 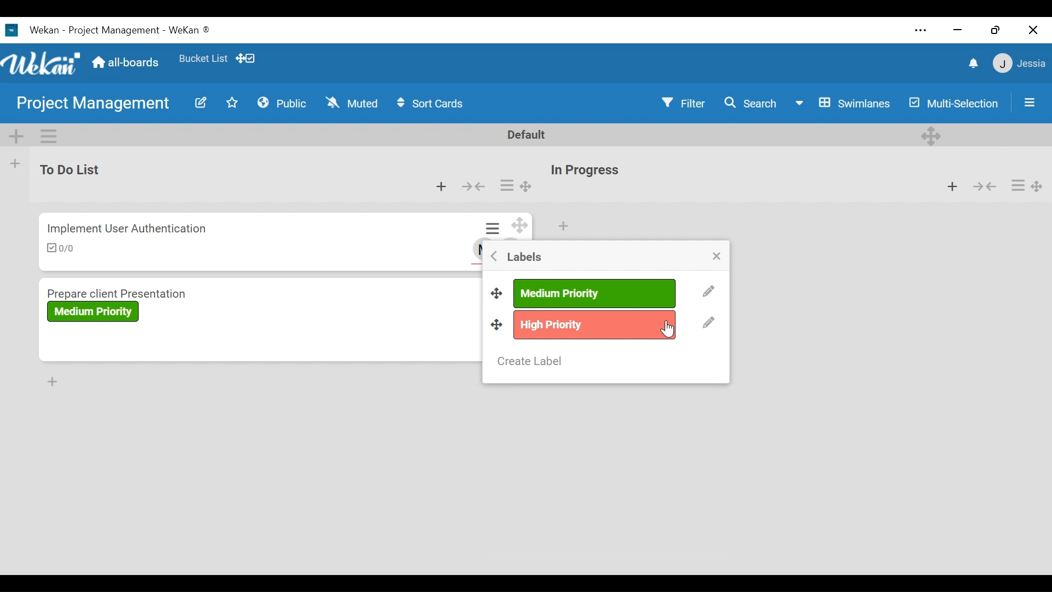 I want to click on label, so click(x=594, y=293).